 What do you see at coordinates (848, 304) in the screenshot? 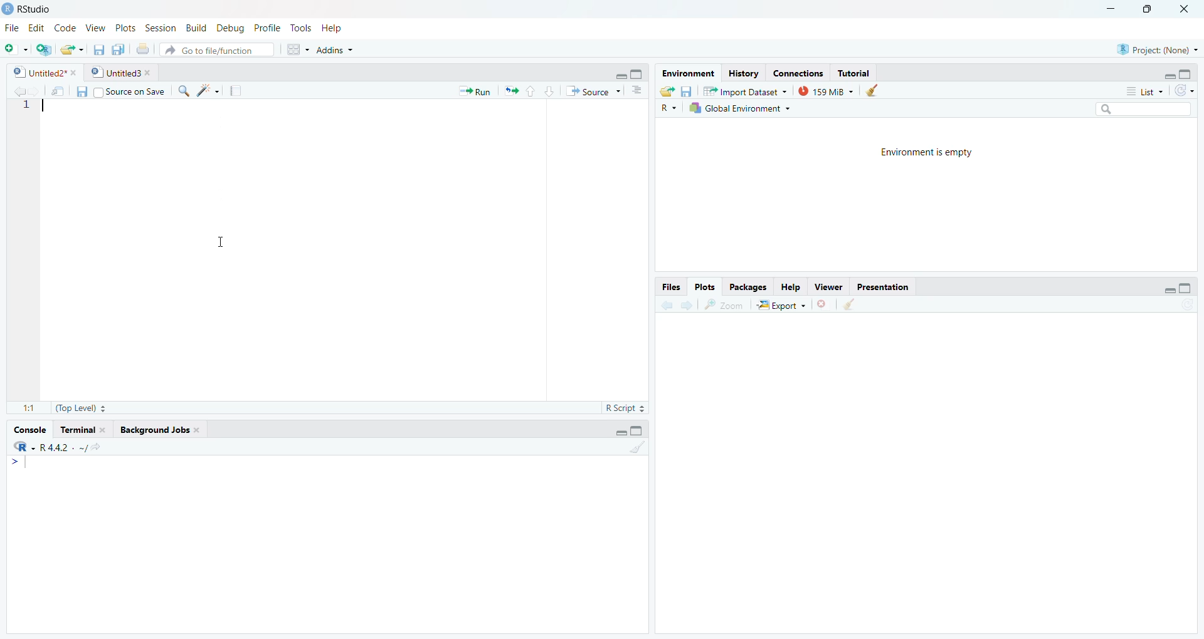
I see `Clean` at bounding box center [848, 304].